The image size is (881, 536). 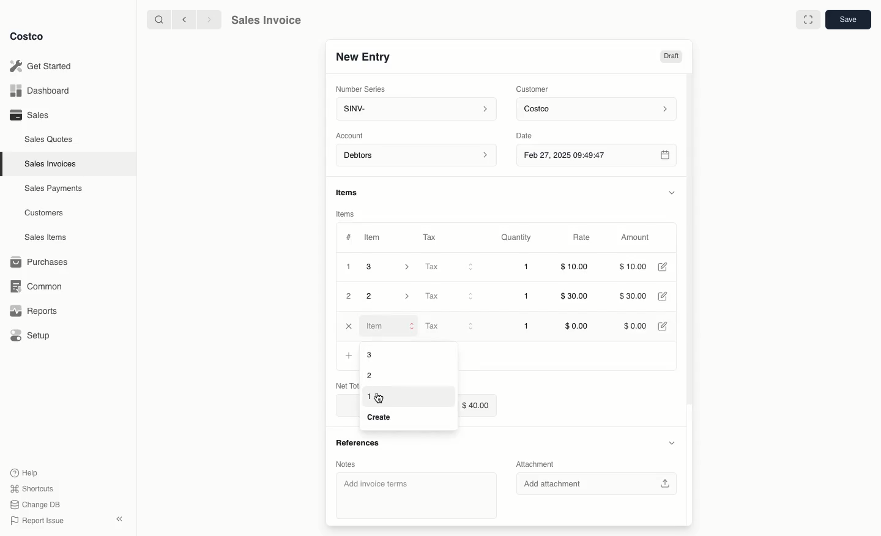 I want to click on Create, so click(x=381, y=419).